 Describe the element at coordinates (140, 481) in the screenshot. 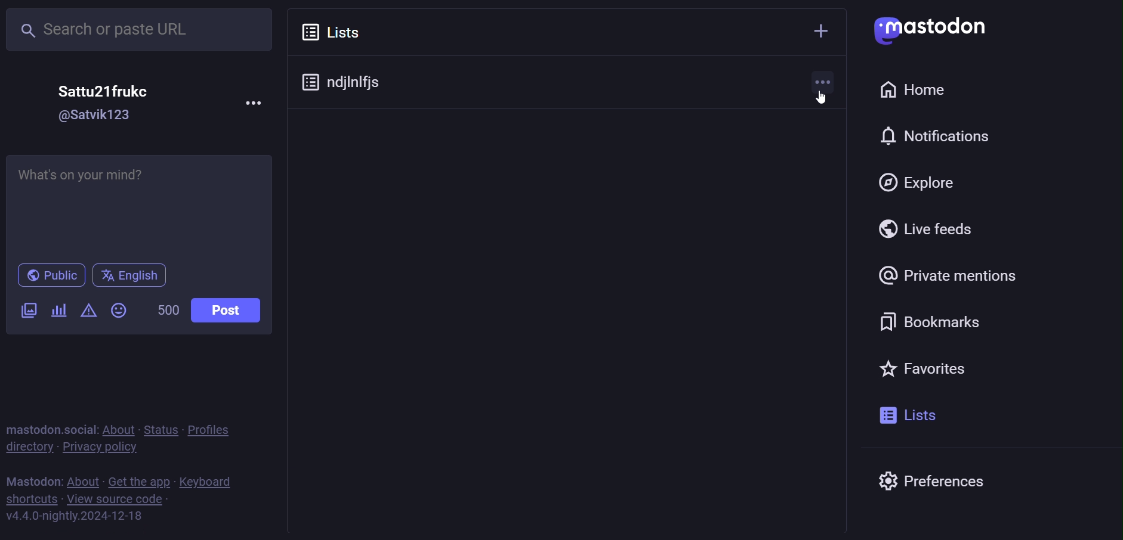

I see `get the app` at that location.